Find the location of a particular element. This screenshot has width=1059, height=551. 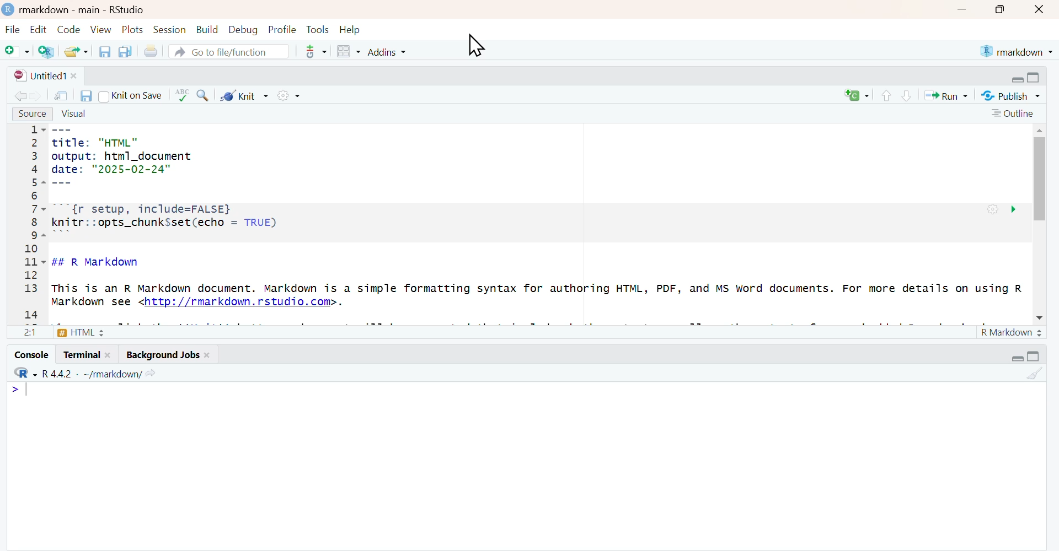

Show in new window is located at coordinates (61, 95).